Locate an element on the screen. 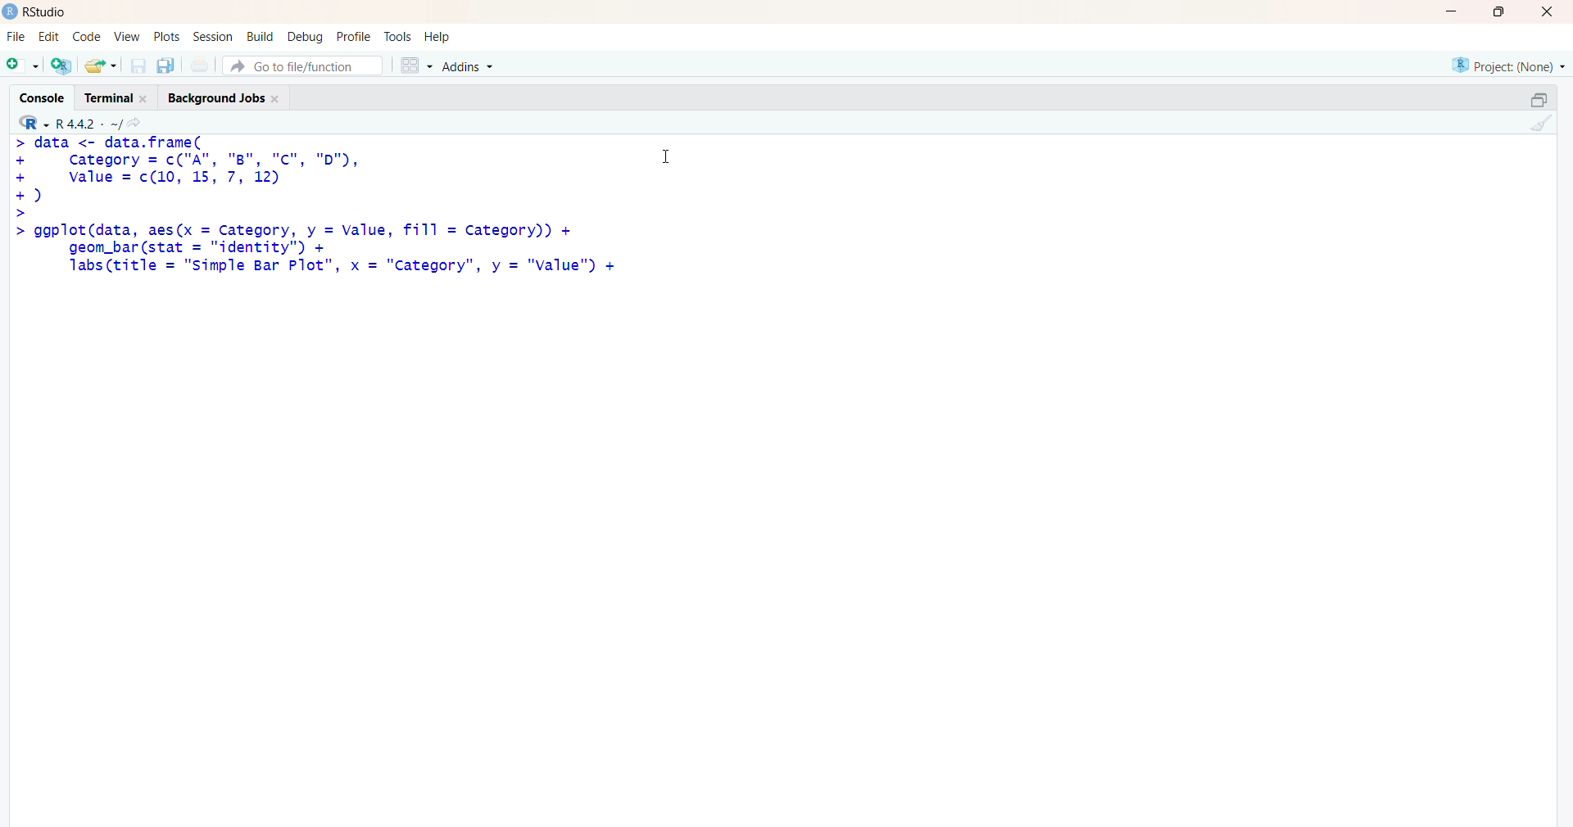 This screenshot has height=827, width=1573. Background Jobs is located at coordinates (223, 95).